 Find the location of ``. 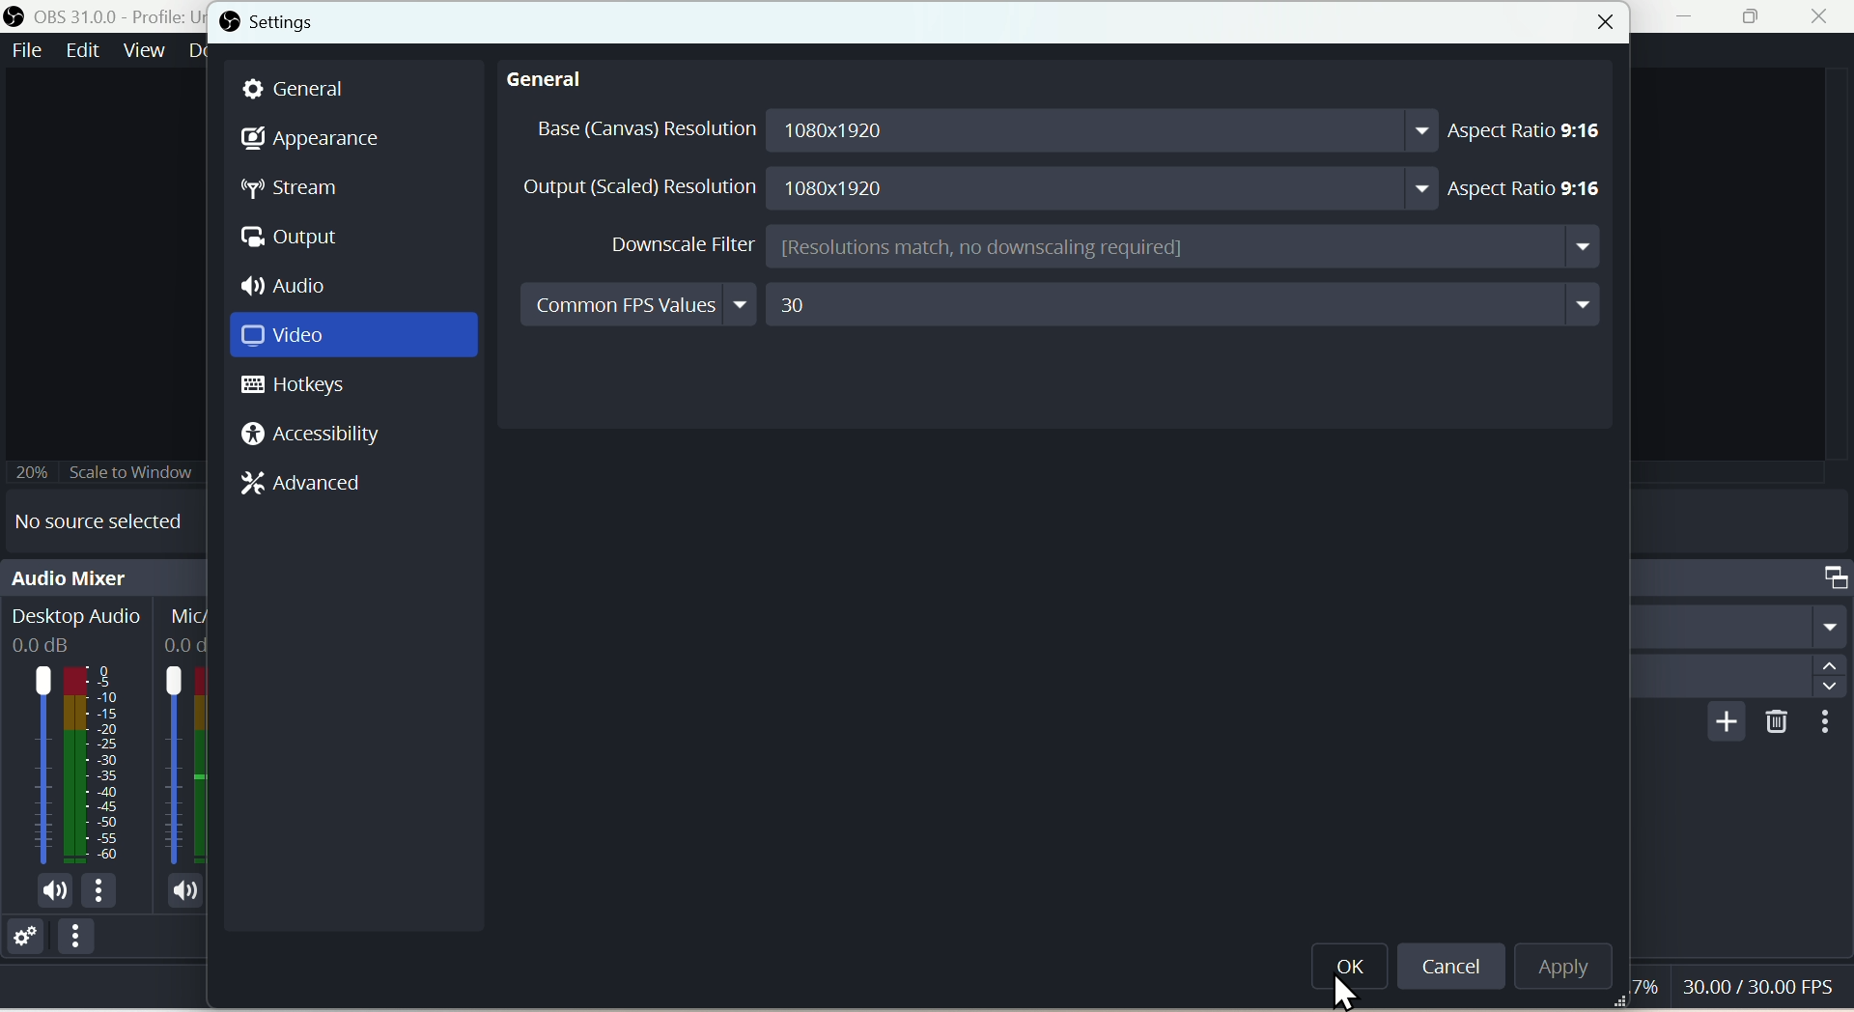

 is located at coordinates (1827, 723).